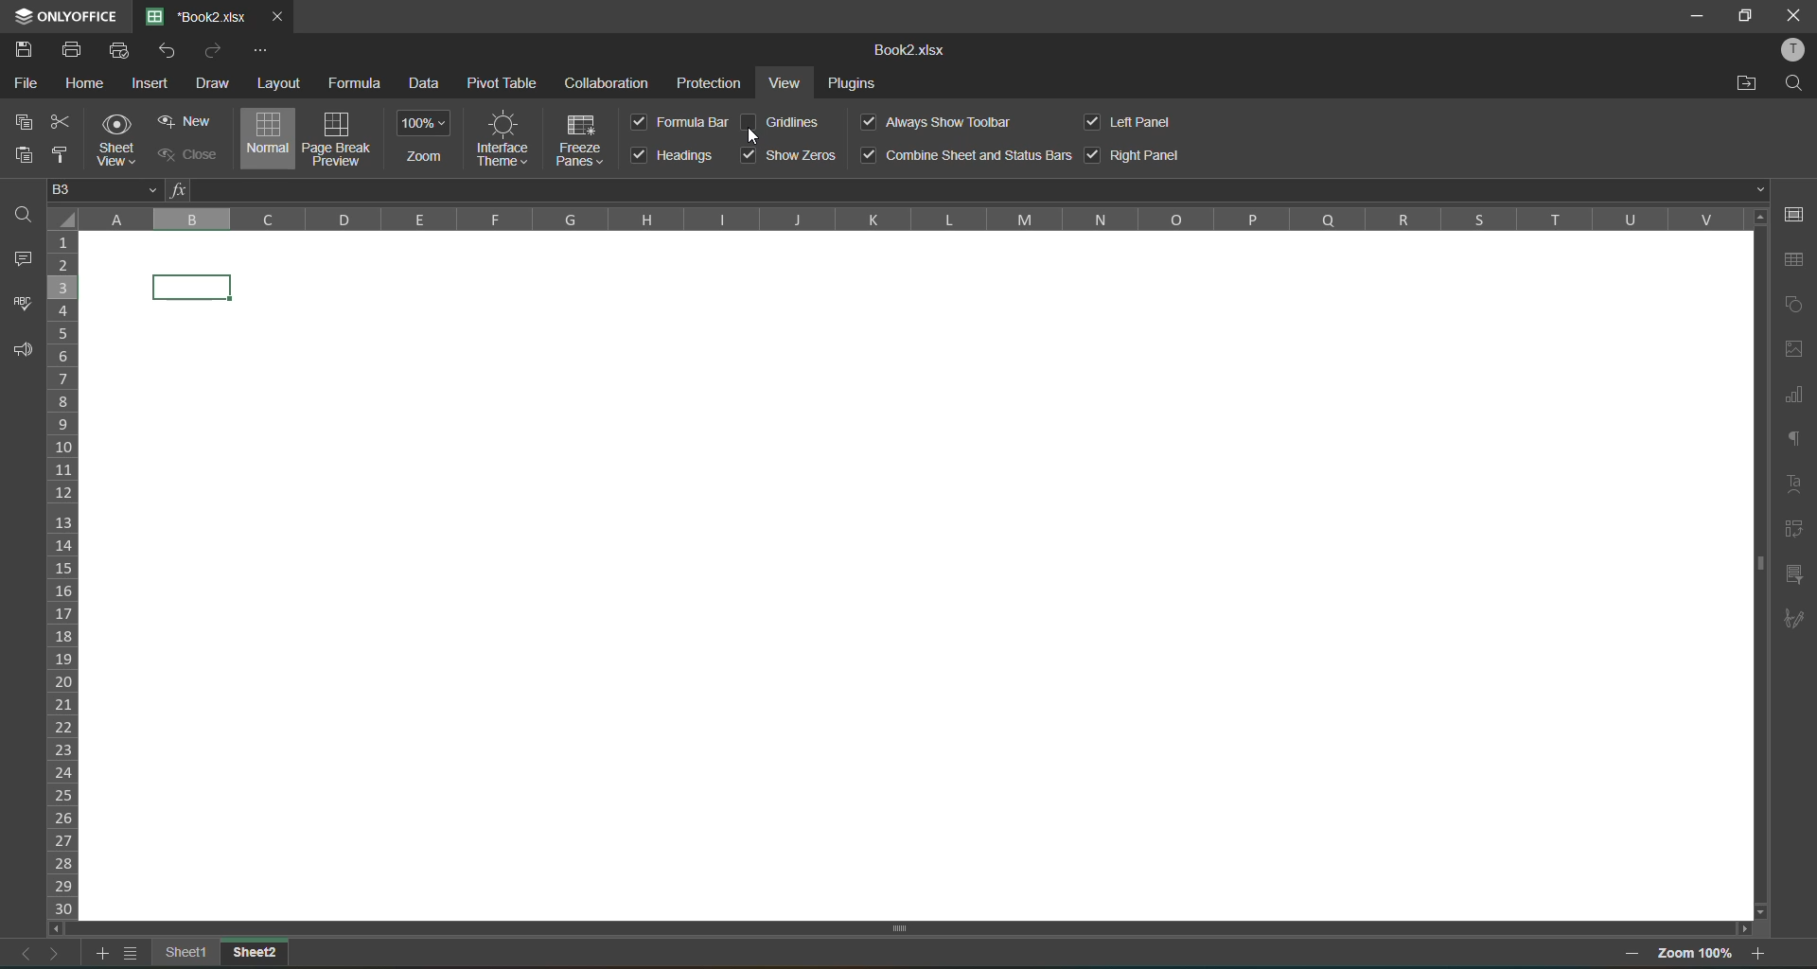  Describe the element at coordinates (1699, 17) in the screenshot. I see `minimize` at that location.